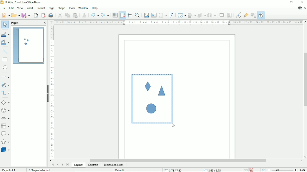  I want to click on Export directly as PDF, so click(43, 15).